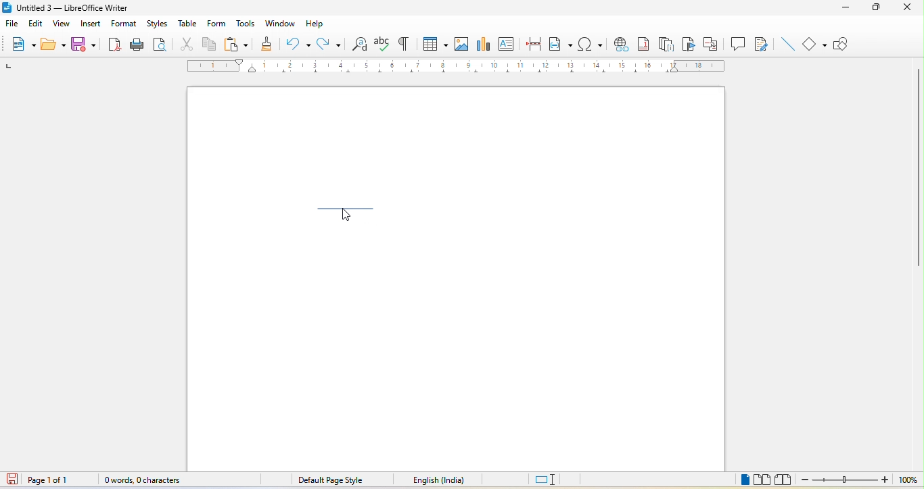 The width and height of the screenshot is (924, 489). What do you see at coordinates (127, 24) in the screenshot?
I see `format` at bounding box center [127, 24].